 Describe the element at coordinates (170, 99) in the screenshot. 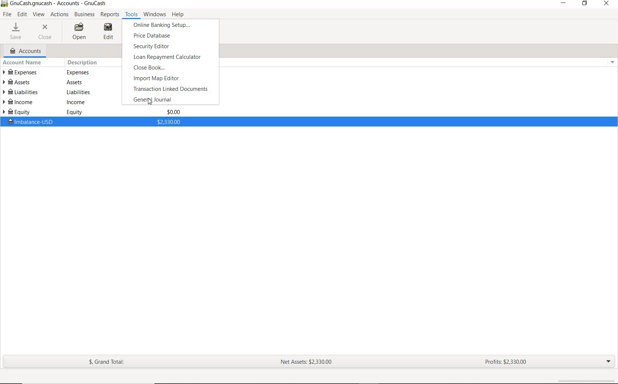

I see `GENERAL JOURNAL` at that location.